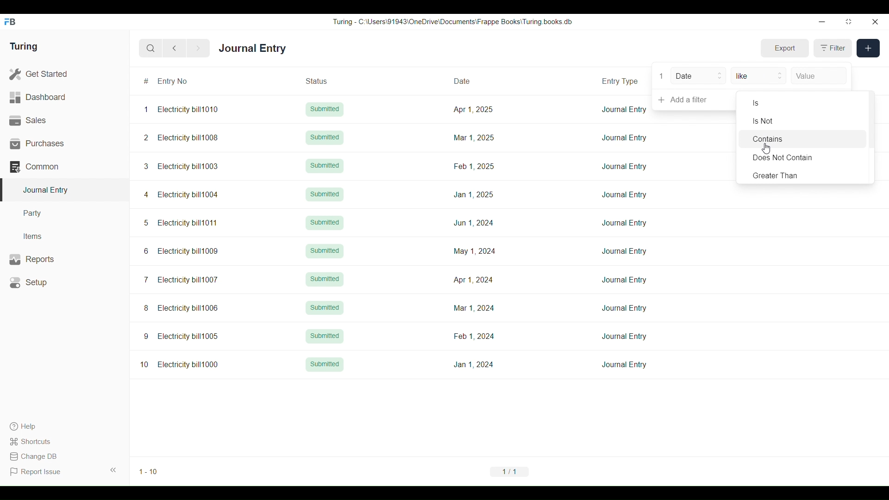 Image resolution: width=889 pixels, height=500 pixels. I want to click on Submitted, so click(325, 336).